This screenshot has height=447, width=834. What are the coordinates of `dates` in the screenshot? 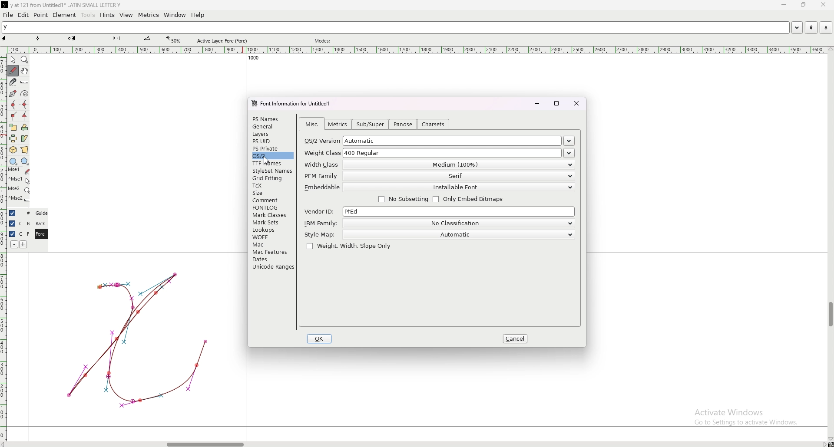 It's located at (272, 259).